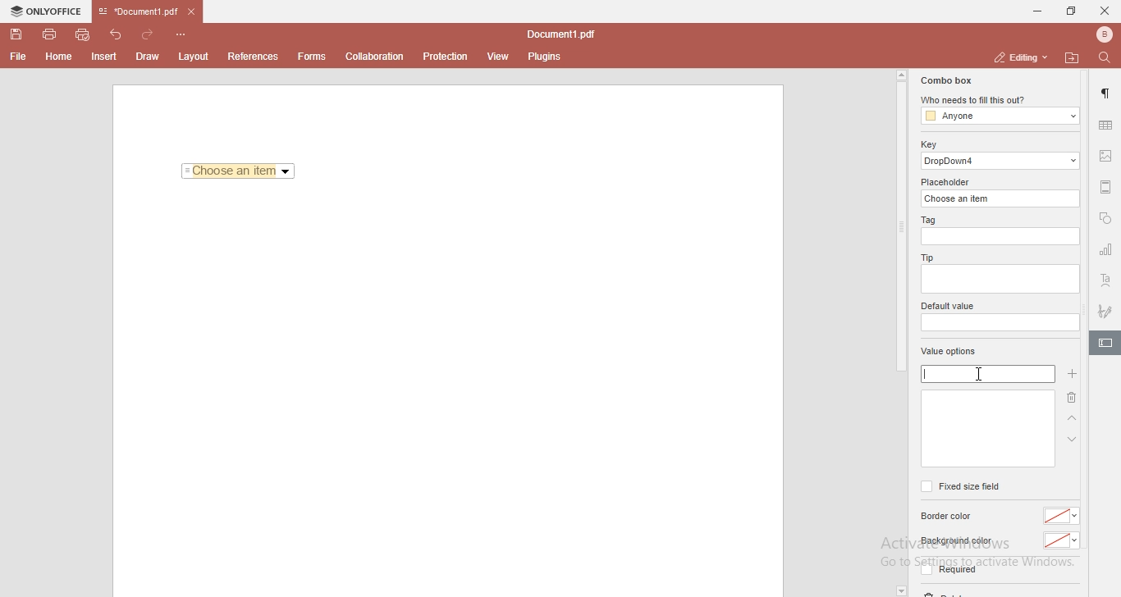 This screenshot has width=1121, height=597. I want to click on scroll bar, so click(900, 221).